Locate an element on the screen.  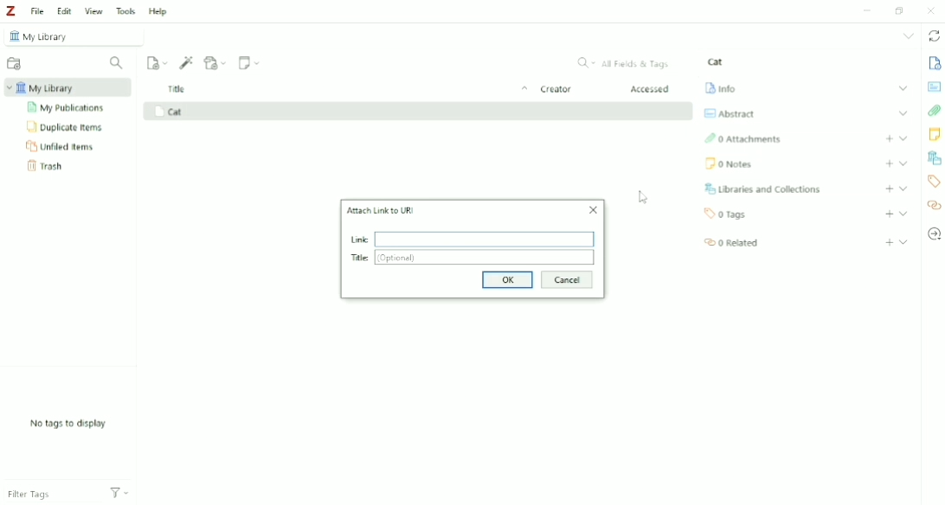
Expand section is located at coordinates (904, 163).